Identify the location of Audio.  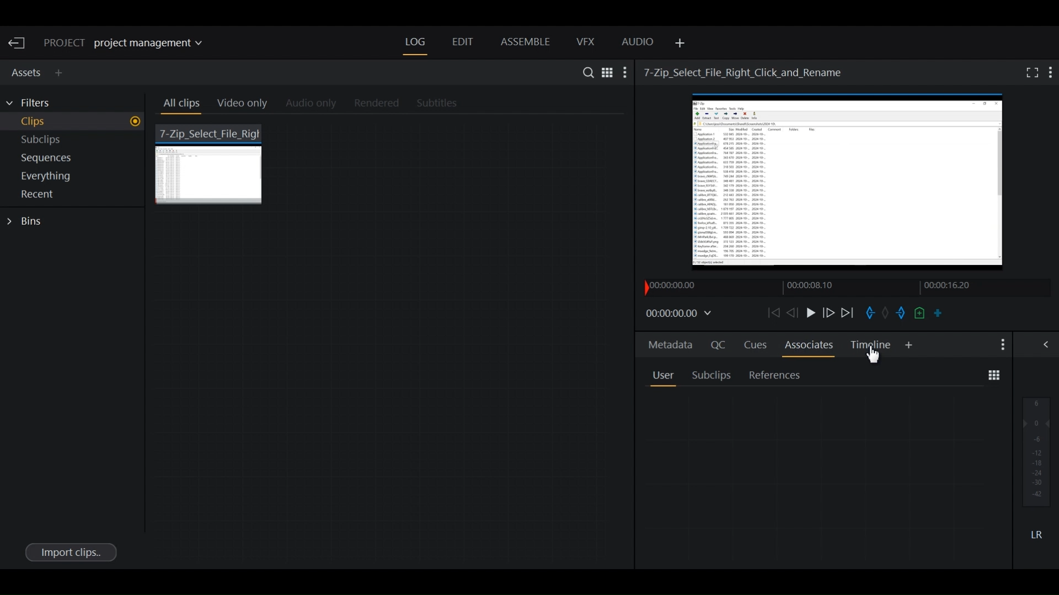
(638, 44).